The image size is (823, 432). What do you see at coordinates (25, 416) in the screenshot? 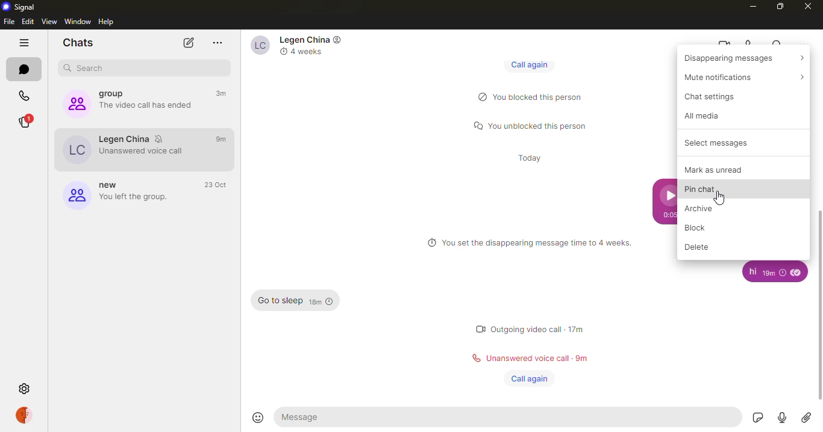
I see `profile` at bounding box center [25, 416].